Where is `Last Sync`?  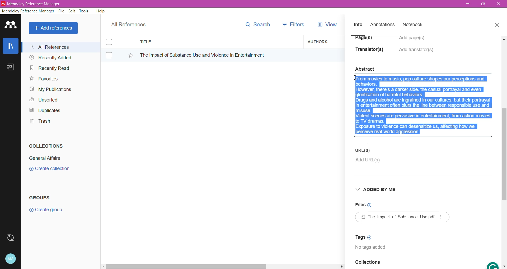 Last Sync is located at coordinates (13, 237).